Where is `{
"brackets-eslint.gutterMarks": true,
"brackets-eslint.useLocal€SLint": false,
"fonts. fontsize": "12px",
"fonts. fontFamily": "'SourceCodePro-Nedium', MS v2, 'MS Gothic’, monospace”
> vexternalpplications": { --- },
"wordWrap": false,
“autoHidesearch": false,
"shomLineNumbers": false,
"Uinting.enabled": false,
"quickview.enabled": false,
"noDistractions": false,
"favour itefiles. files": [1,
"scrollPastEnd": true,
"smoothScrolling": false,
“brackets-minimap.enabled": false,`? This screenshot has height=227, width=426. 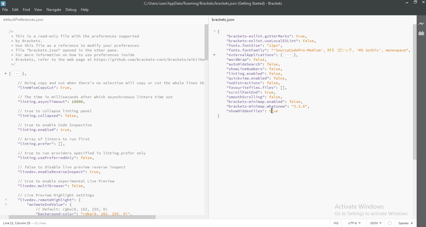
{
"brackets-eslint.gutterMarks": true,
"brackets-eslint.useLocal€SLint": false,
"fonts. fontsize": "12px",
"fonts. fontFamily": "'SourceCodePro-Nedium', MS v2, 'MS Gothic’, monospace”
> vexternalpplications": { --- },
"wordWrap": false,
“autoHidesearch": false,
"shomLineNumbers": false,
"Uinting.enabled": false,
"quickview.enabled": false,
"noDistractions": false,
"favour itefiles. files": [1,
"scrollPastEnd": true,
"smoothScrolling": false,
“brackets-minimap.enabled": false, is located at coordinates (309, 73).